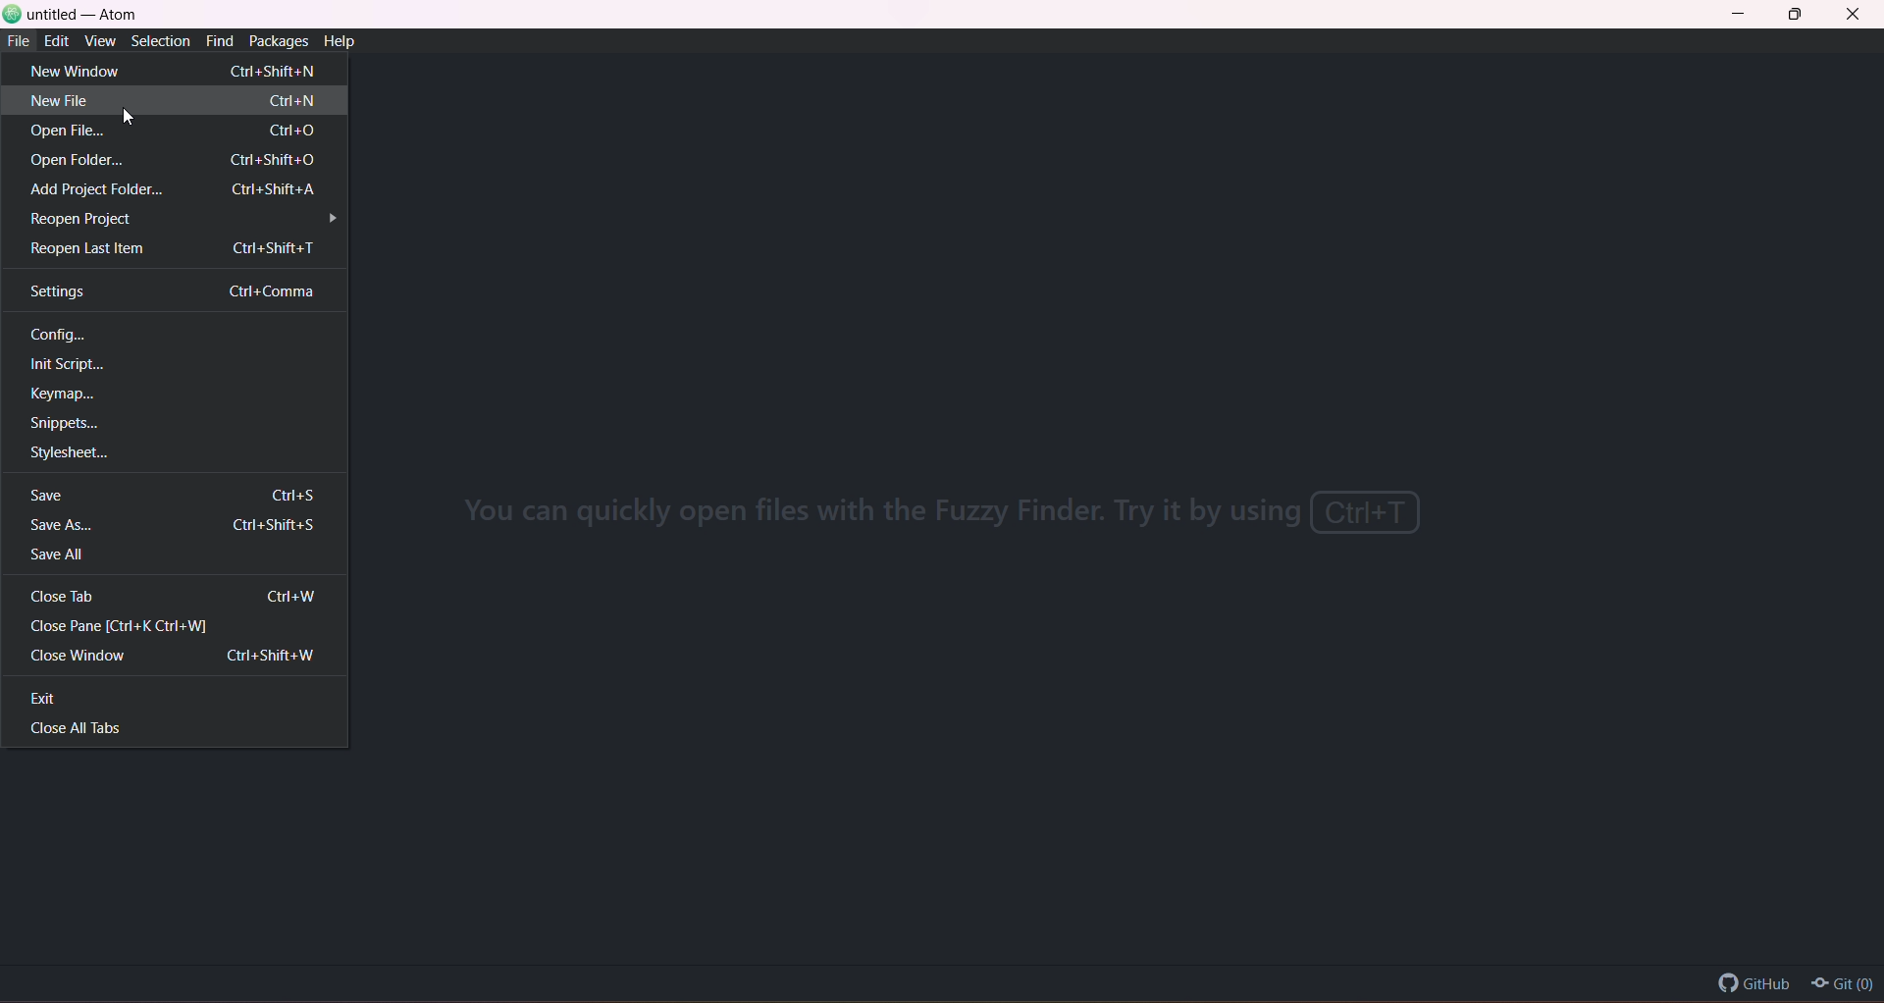  Describe the element at coordinates (176, 160) in the screenshot. I see `Open Folder... Ctrl+Shift+O` at that location.